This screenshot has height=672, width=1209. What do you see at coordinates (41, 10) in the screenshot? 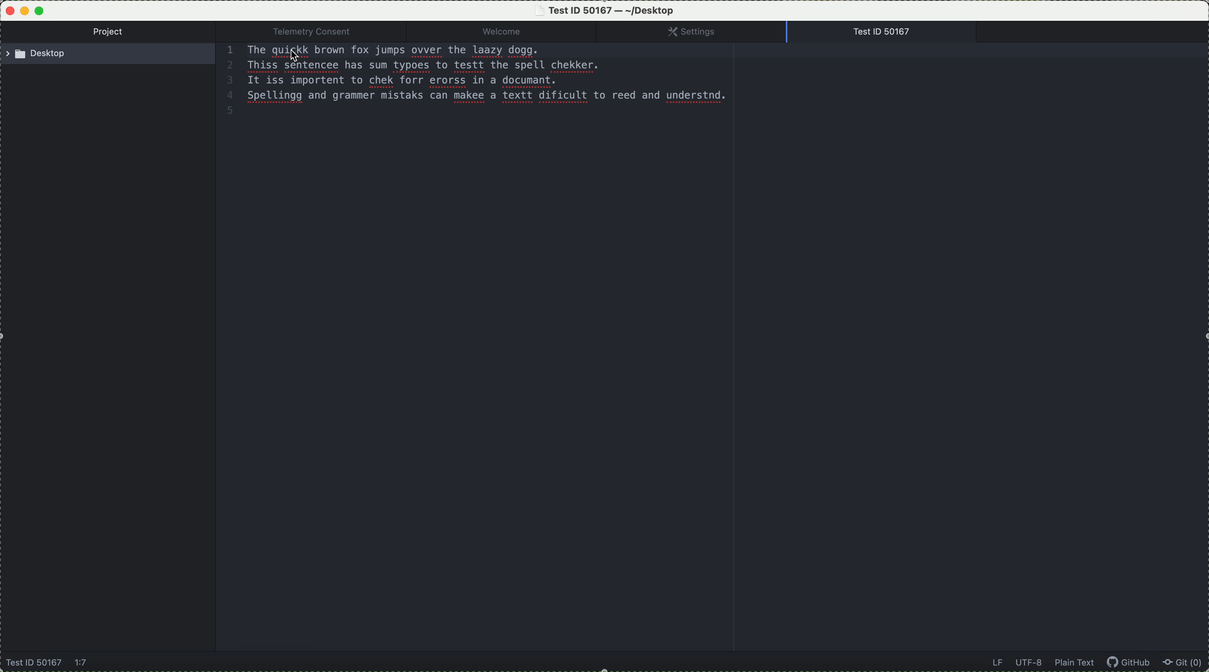
I see `maximize program` at bounding box center [41, 10].